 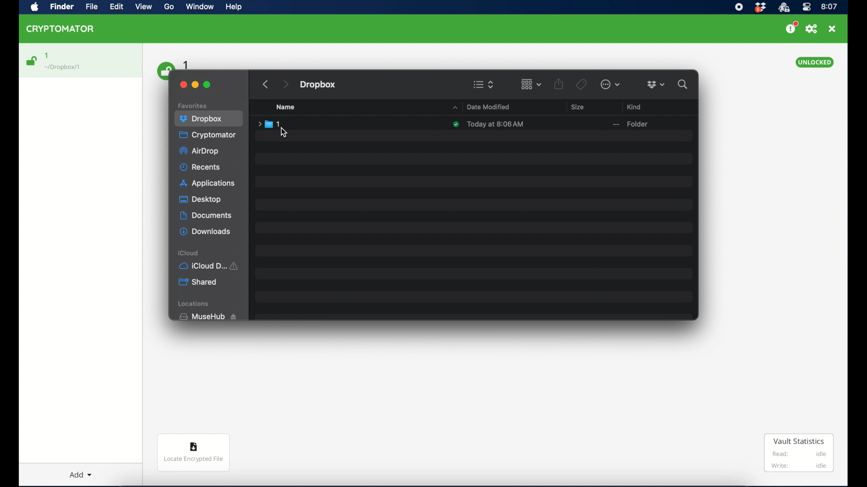 I want to click on unlocked icon, so click(x=32, y=61).